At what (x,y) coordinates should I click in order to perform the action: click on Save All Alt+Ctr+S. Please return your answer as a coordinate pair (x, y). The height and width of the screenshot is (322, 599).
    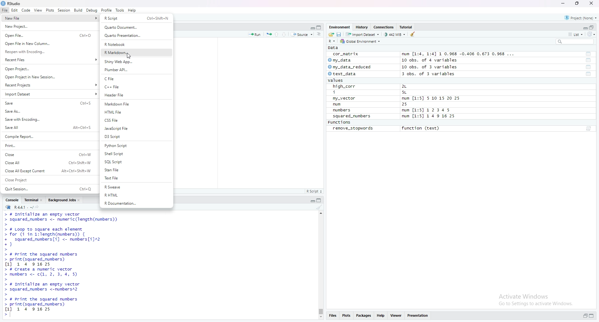
    Looking at the image, I should click on (48, 128).